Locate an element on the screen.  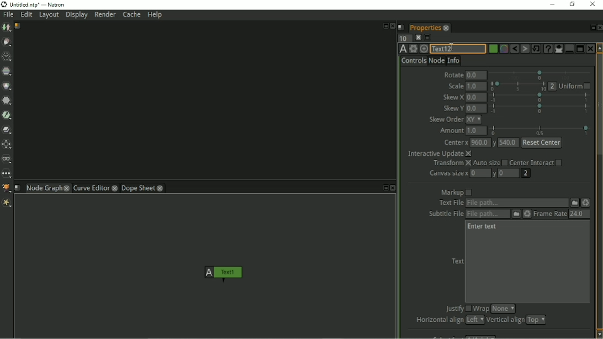
Minimize is located at coordinates (568, 49).